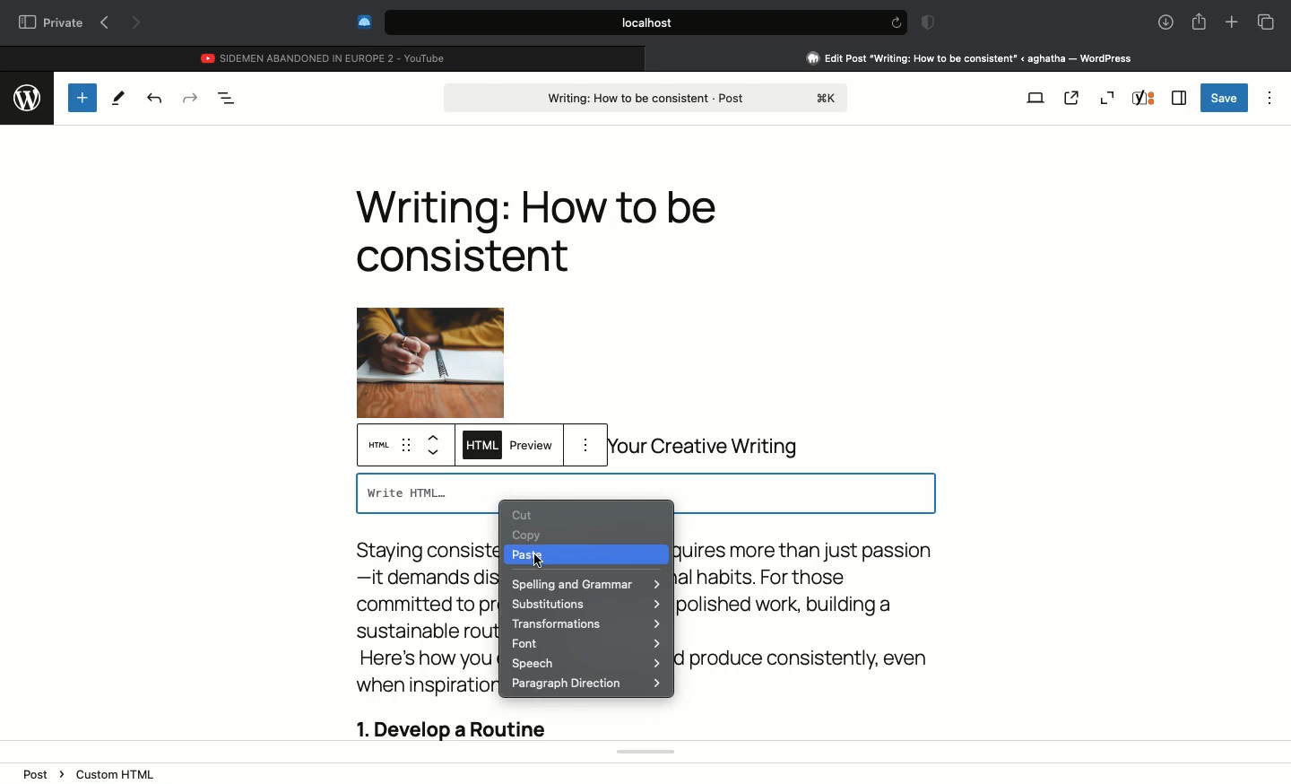 The image size is (1291, 784). What do you see at coordinates (429, 342) in the screenshot?
I see `Image` at bounding box center [429, 342].